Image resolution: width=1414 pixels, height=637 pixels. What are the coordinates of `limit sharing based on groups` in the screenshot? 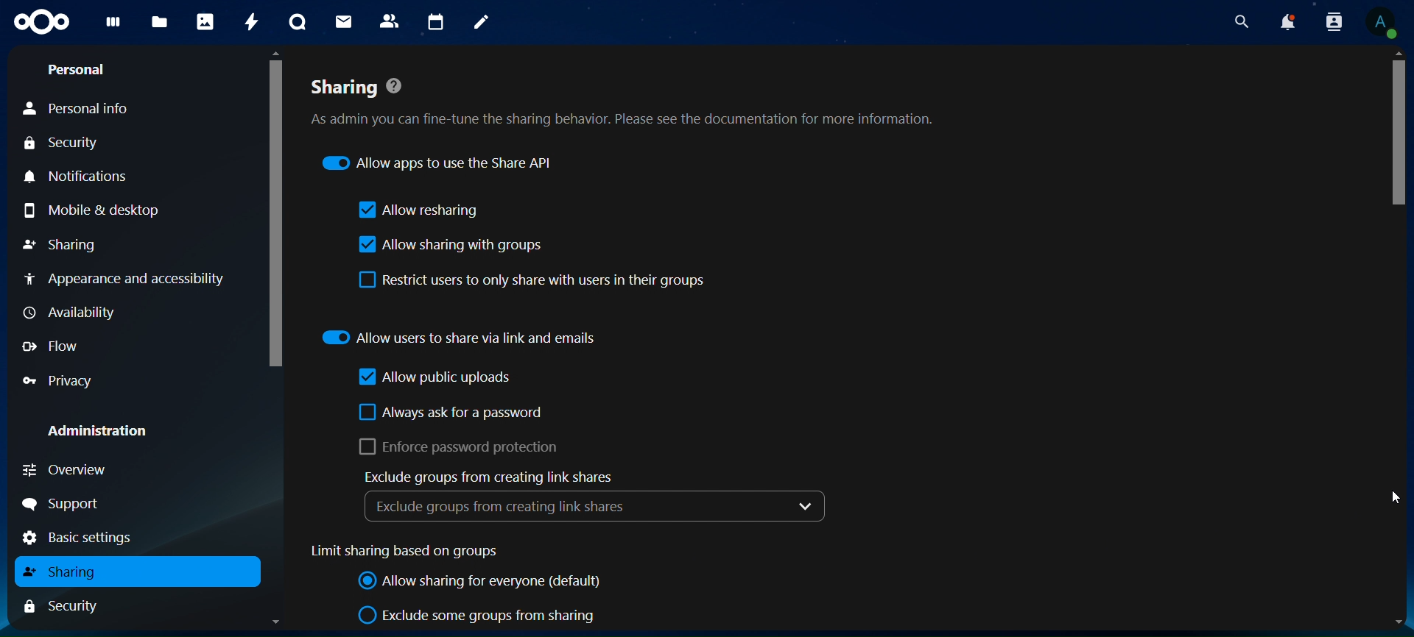 It's located at (415, 552).